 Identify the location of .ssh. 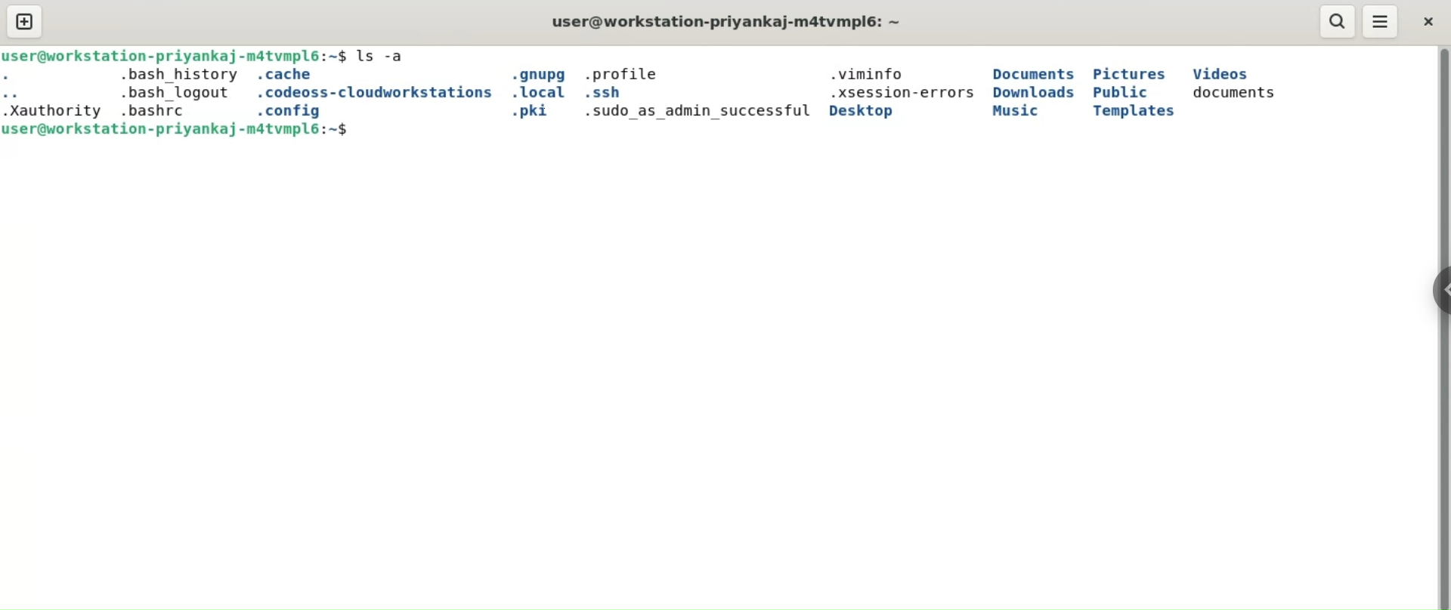
(611, 94).